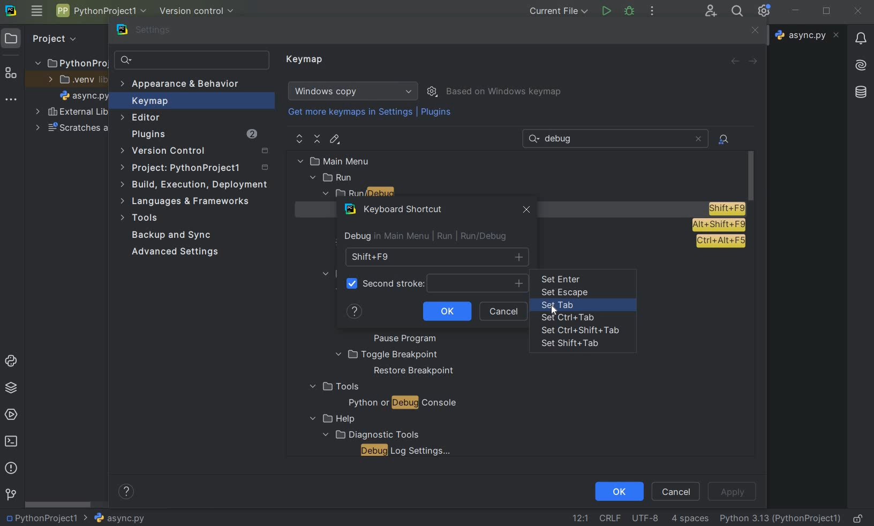 The height and width of the screenshot is (526, 874). Describe the element at coordinates (438, 283) in the screenshot. I see `second stroke` at that location.